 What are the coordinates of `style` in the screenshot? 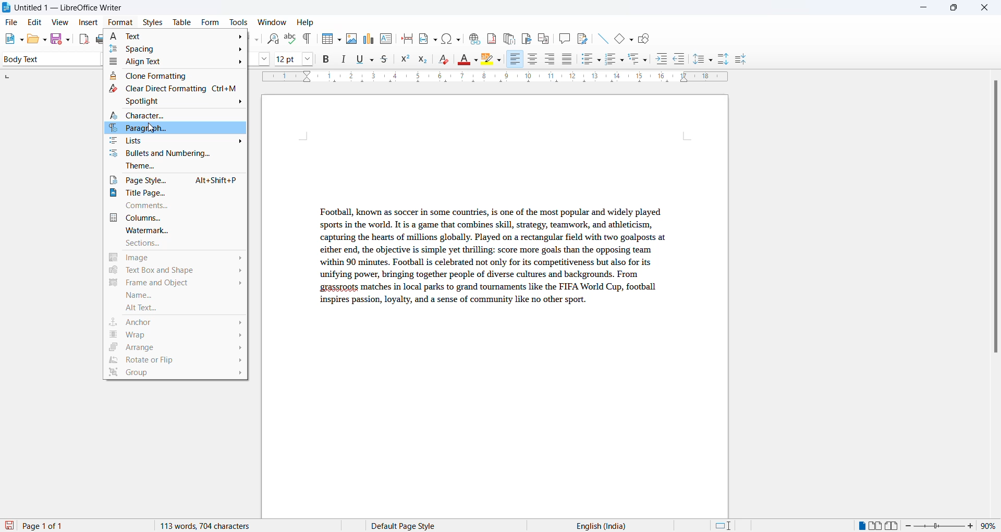 It's located at (48, 58).